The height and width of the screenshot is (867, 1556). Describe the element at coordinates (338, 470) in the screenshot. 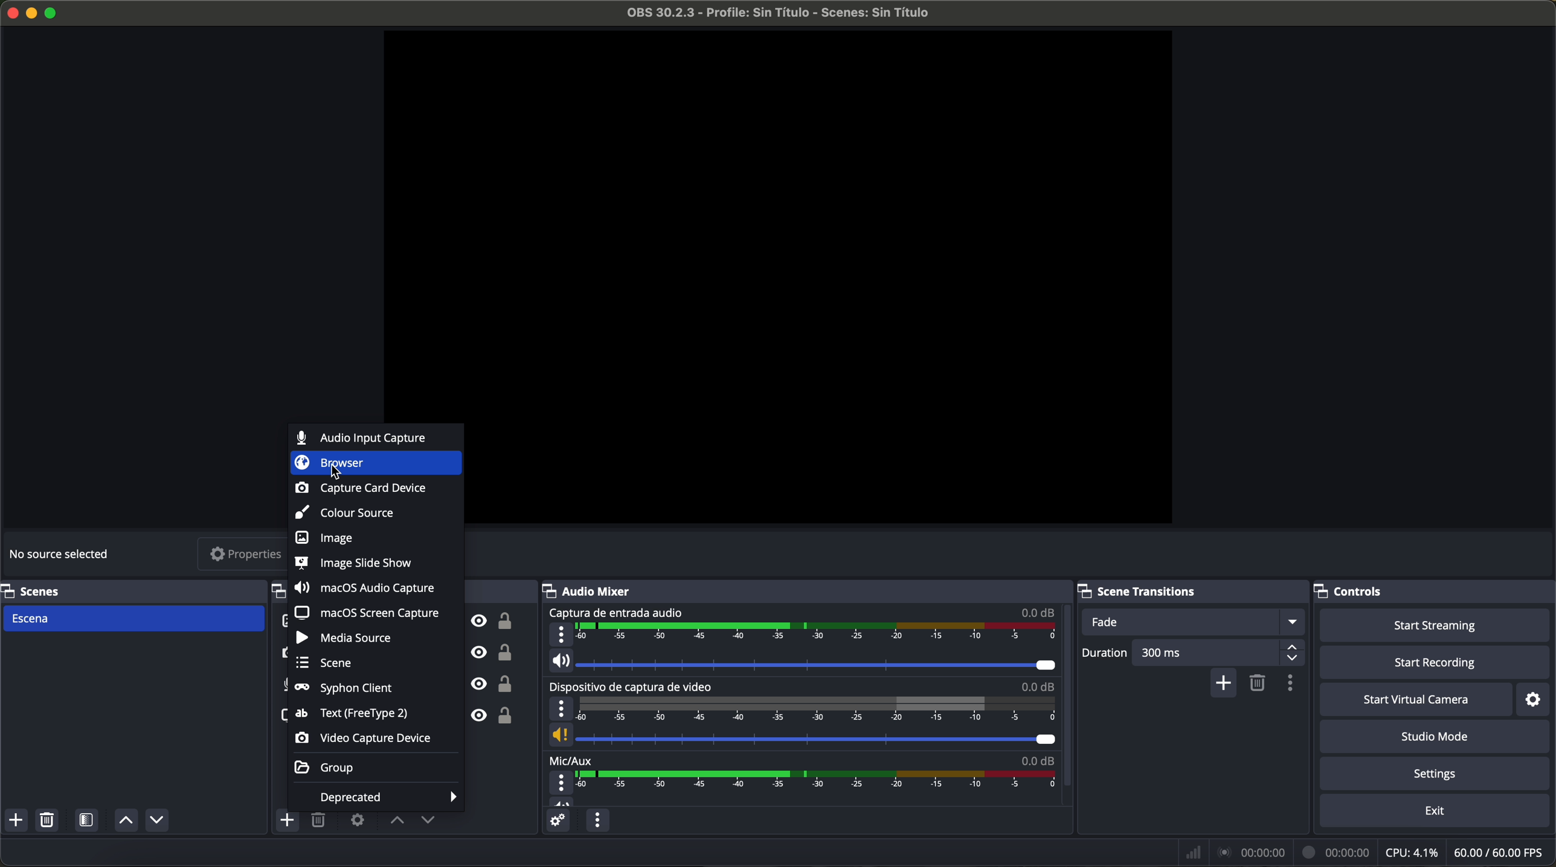

I see `cursor` at that location.